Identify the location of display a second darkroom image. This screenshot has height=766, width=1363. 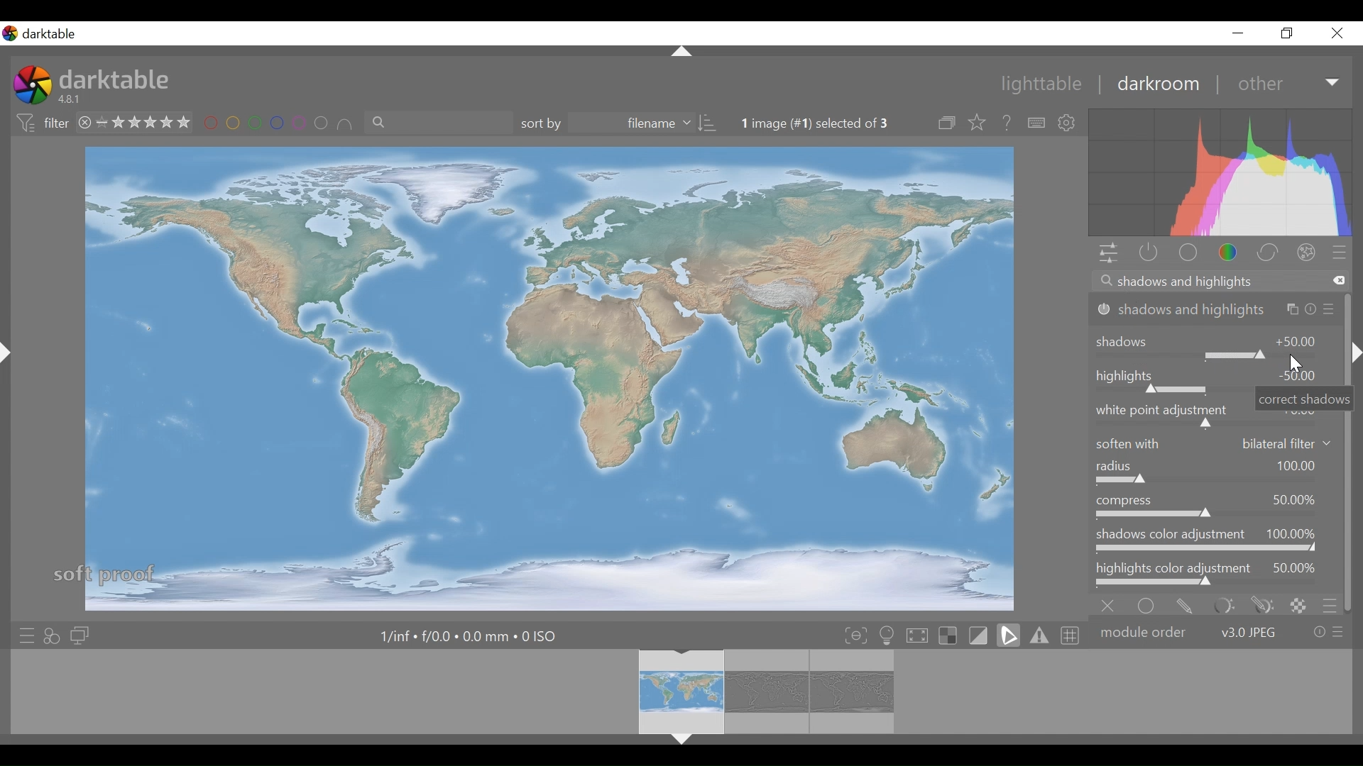
(79, 635).